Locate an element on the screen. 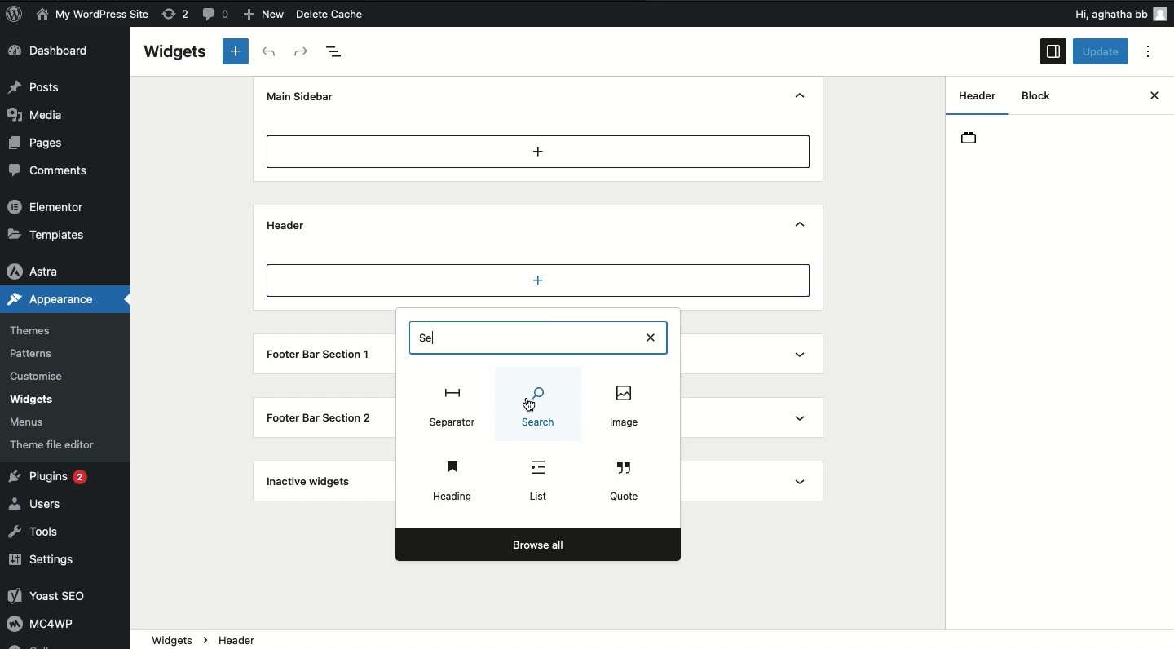 The image size is (1174, 649). Theme file editor is located at coordinates (53, 441).